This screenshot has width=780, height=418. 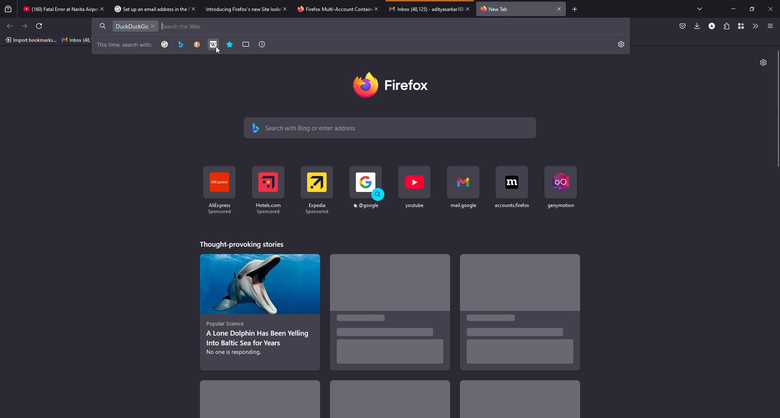 I want to click on duck duck go, so click(x=197, y=44).